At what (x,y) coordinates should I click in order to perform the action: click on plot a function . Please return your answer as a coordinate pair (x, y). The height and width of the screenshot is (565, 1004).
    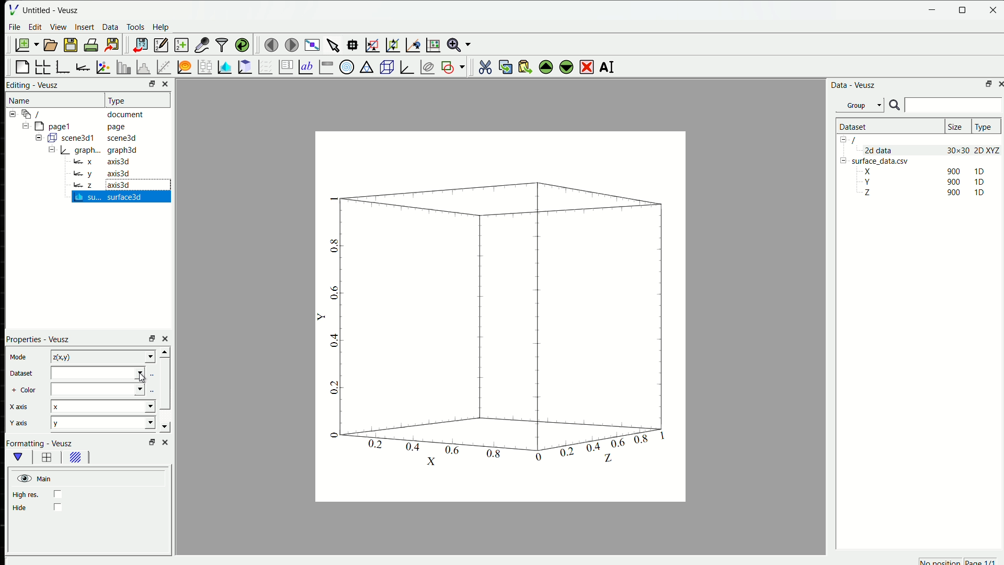
    Looking at the image, I should click on (185, 66).